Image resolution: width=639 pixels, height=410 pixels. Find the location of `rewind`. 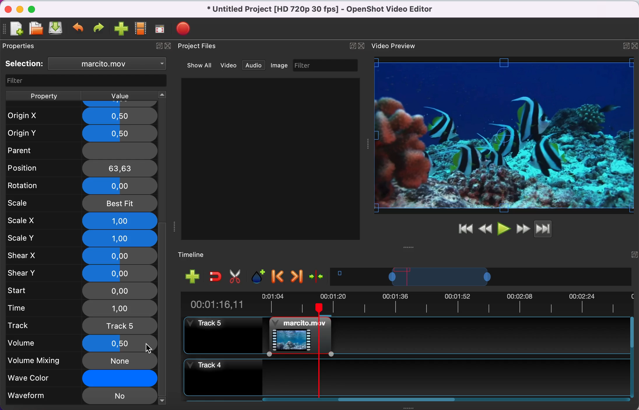

rewind is located at coordinates (486, 228).